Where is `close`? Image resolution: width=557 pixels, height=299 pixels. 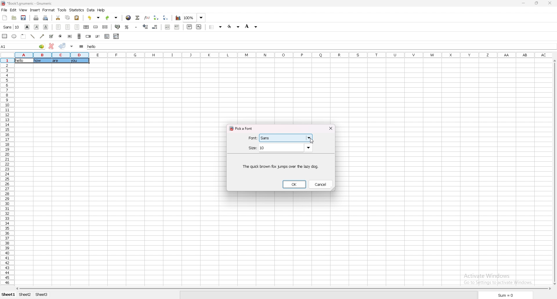
close is located at coordinates (331, 128).